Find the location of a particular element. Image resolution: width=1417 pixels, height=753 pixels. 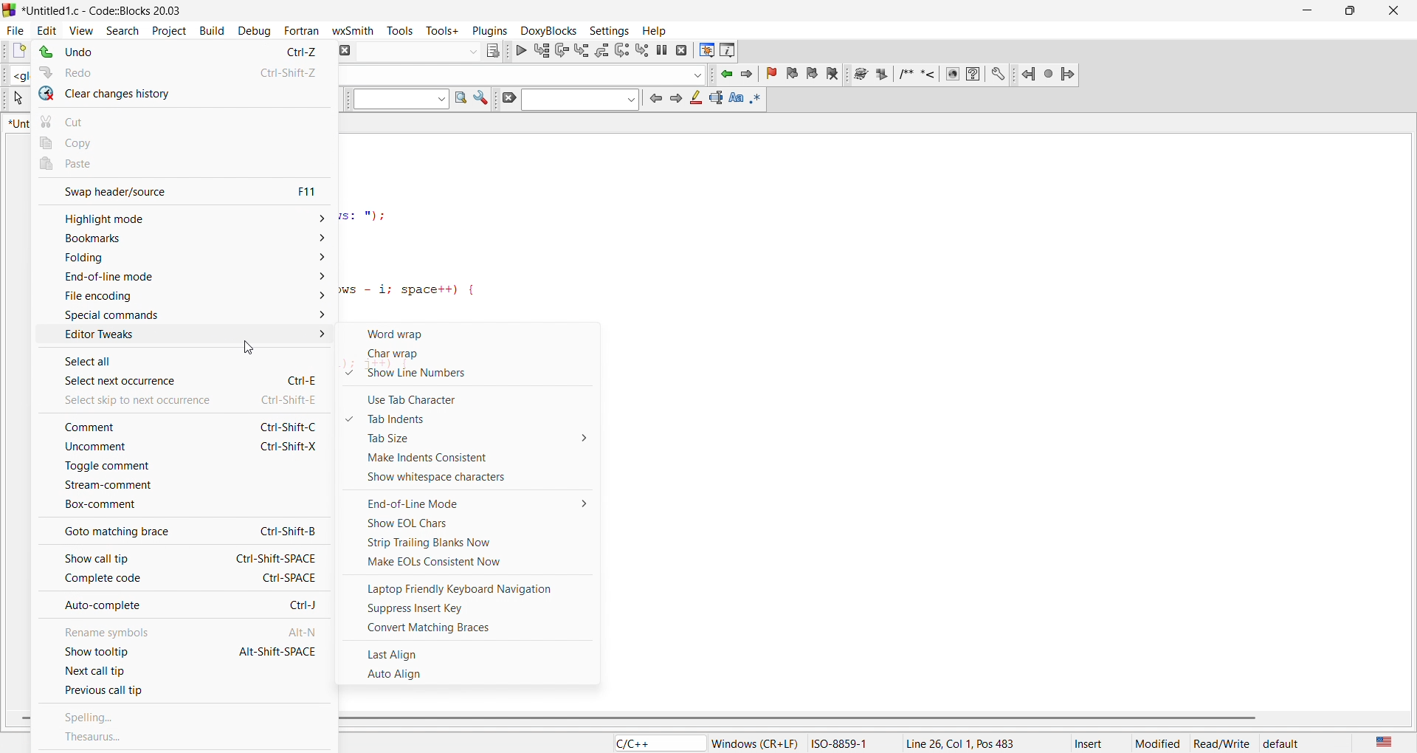

fortran is located at coordinates (303, 29).